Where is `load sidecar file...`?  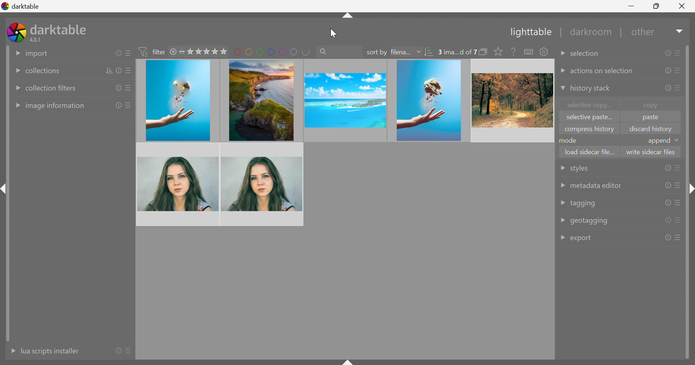
load sidecar file... is located at coordinates (590, 151).